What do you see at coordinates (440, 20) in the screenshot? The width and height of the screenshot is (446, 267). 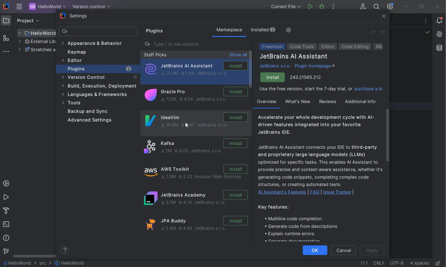 I see `NOTIFICATIONS` at bounding box center [440, 20].